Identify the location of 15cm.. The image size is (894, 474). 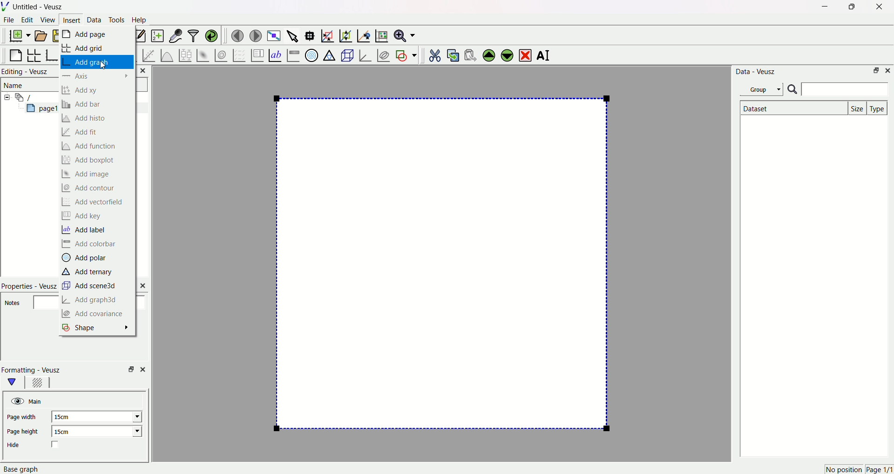
(97, 417).